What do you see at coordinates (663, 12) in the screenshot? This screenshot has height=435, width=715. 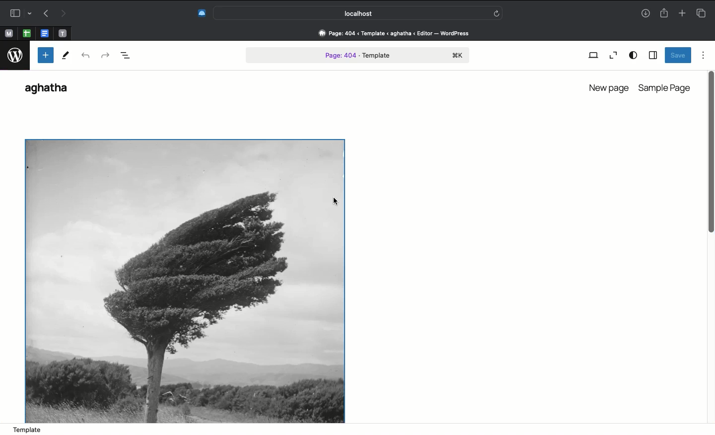 I see `Share` at bounding box center [663, 12].